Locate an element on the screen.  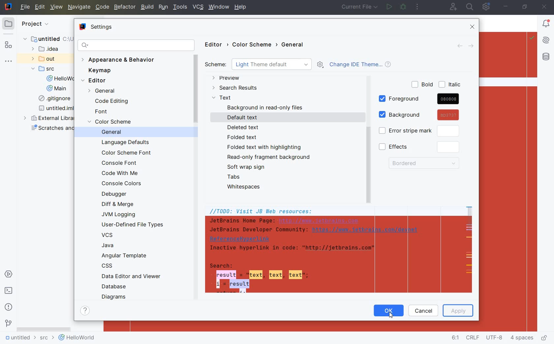
BORDERED is located at coordinates (423, 164).